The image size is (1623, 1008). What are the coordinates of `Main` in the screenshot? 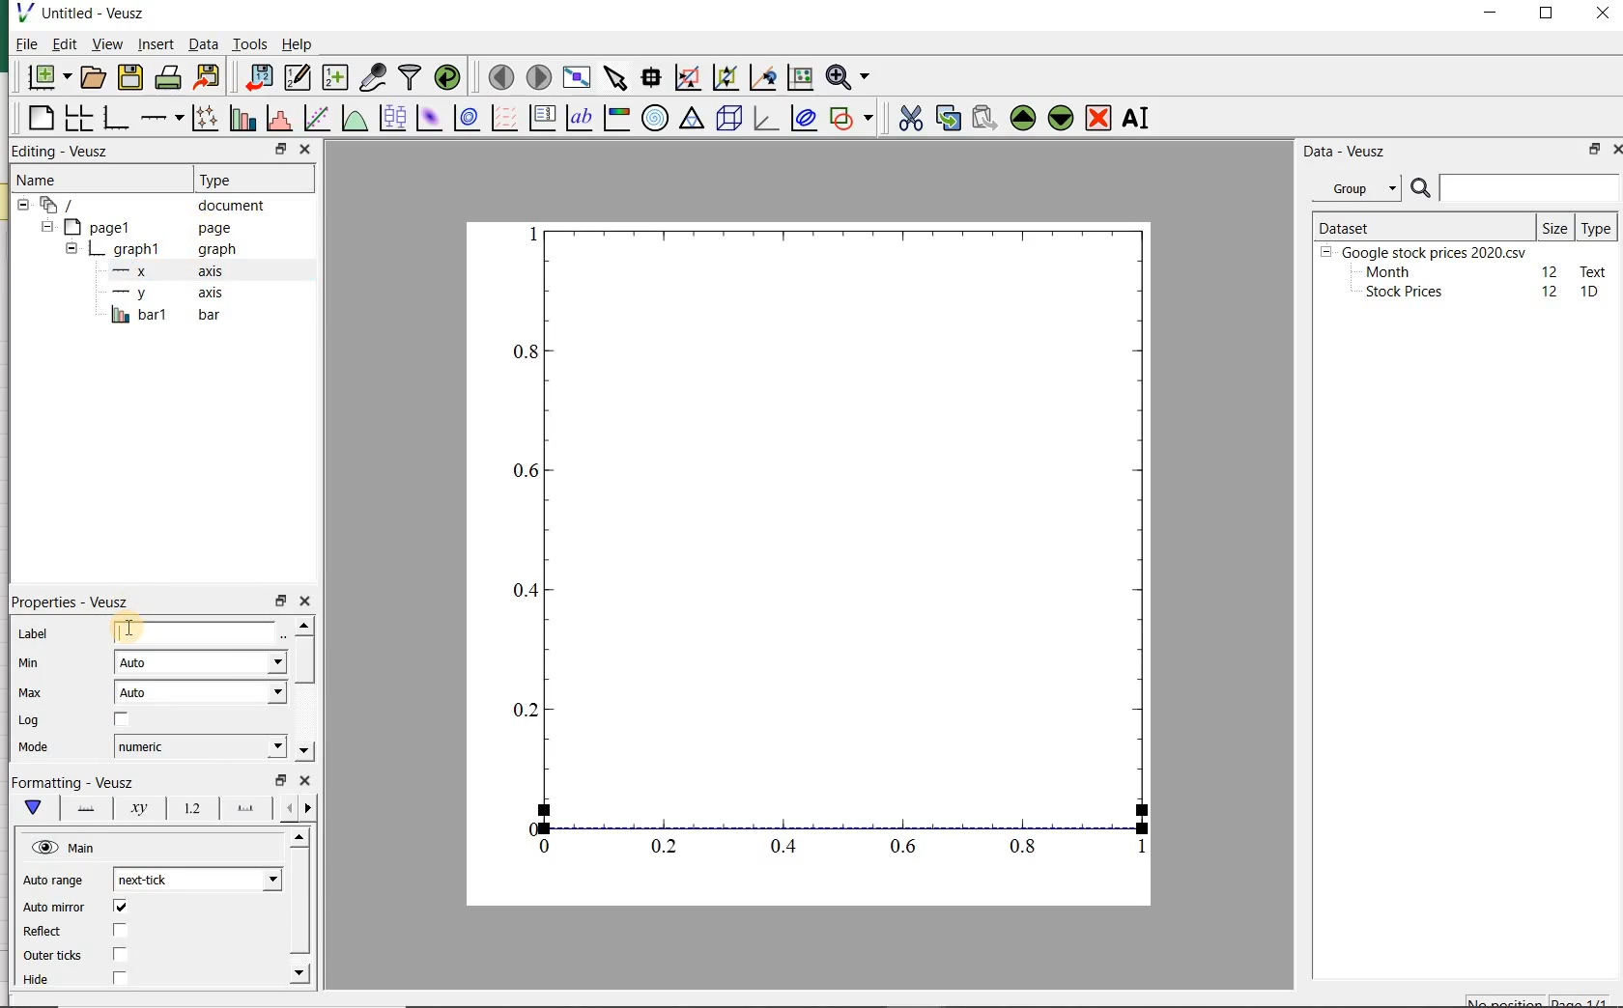 It's located at (65, 848).